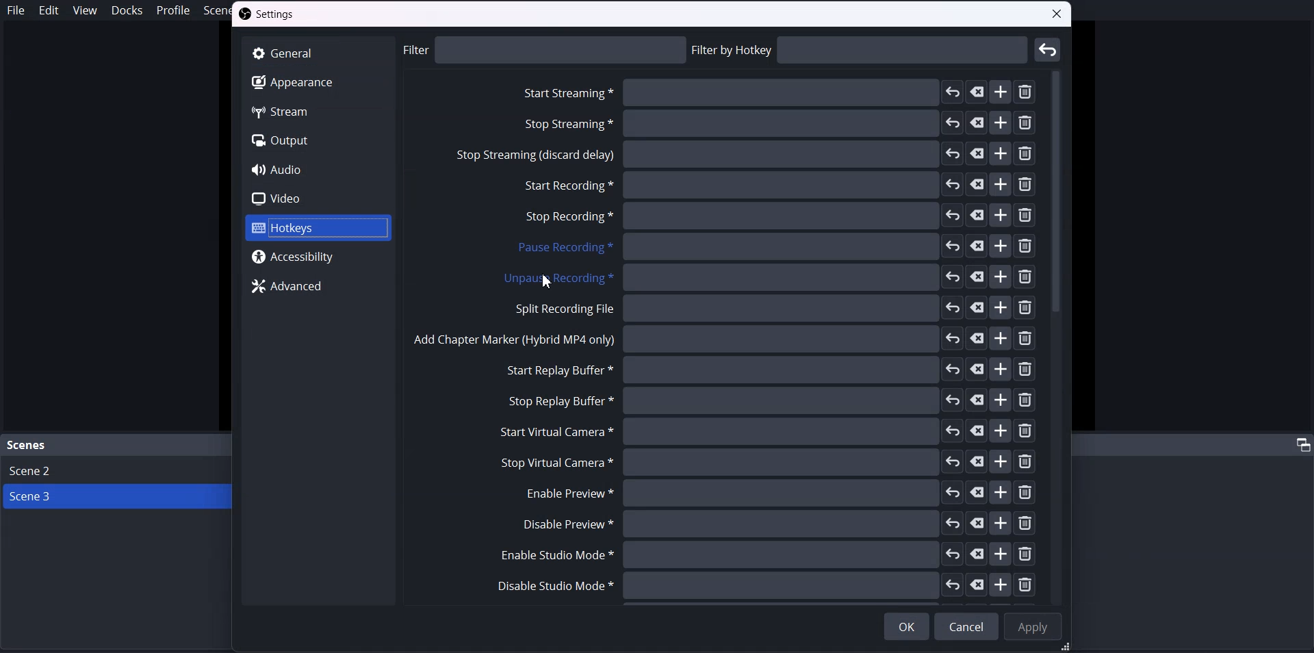 The height and width of the screenshot is (653, 1314). Describe the element at coordinates (319, 257) in the screenshot. I see `Accessibility` at that location.